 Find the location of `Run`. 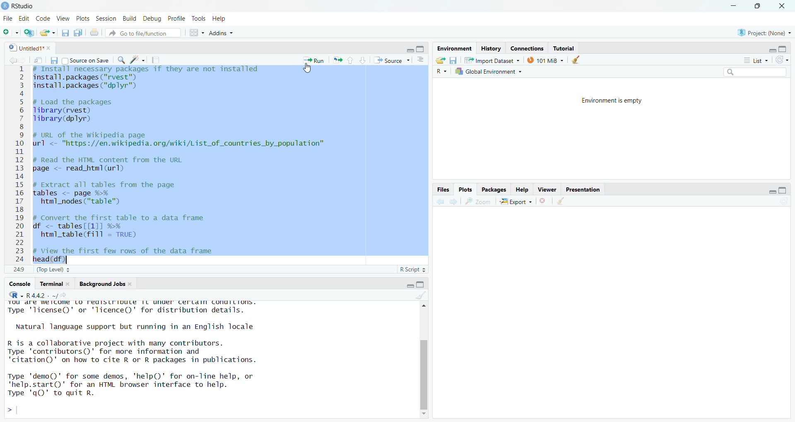

Run is located at coordinates (313, 60).